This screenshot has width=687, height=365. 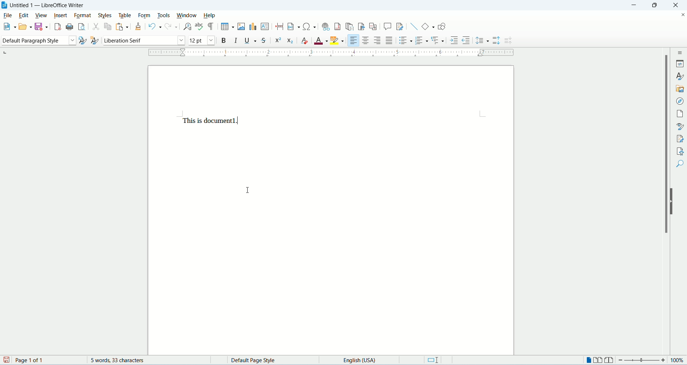 What do you see at coordinates (201, 40) in the screenshot?
I see `font size` at bounding box center [201, 40].